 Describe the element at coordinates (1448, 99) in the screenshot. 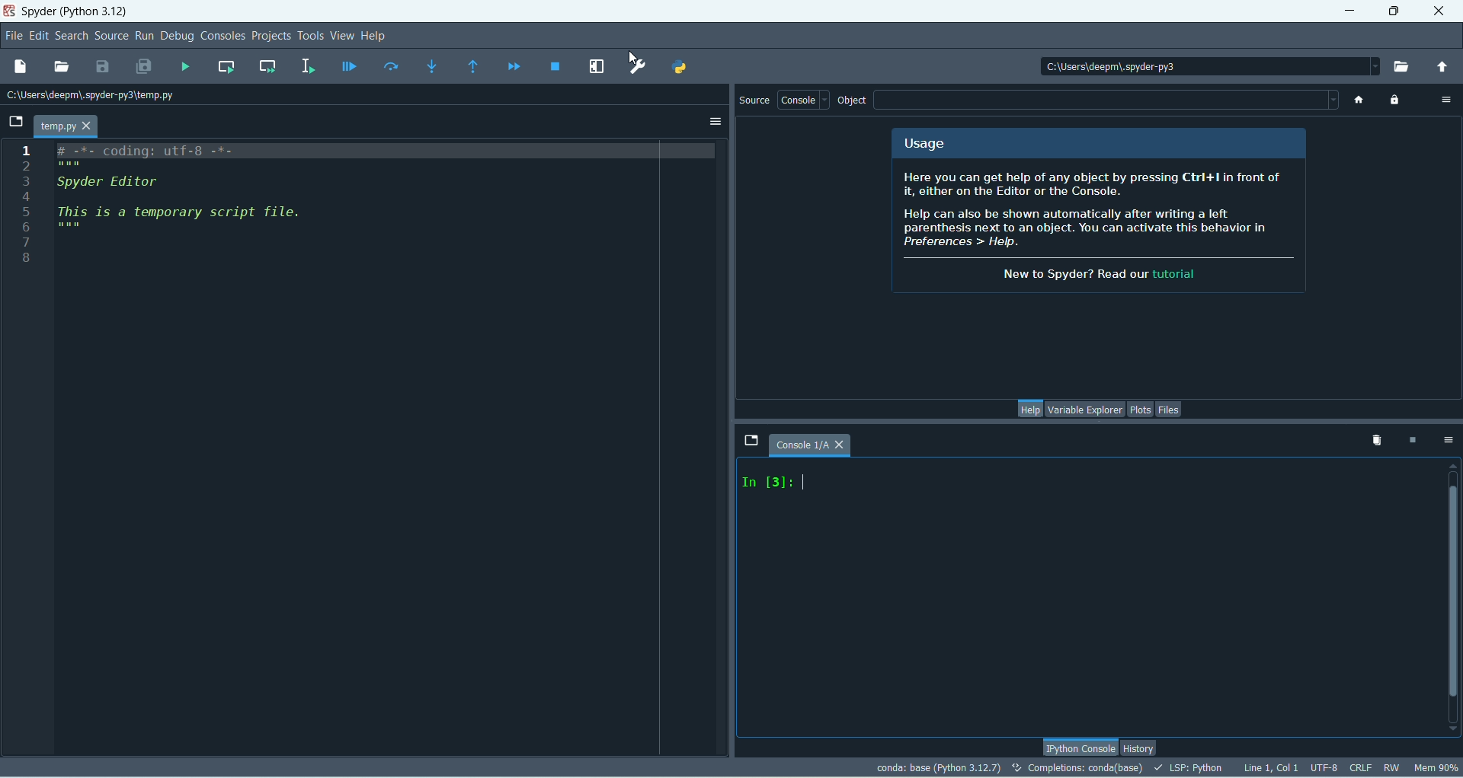

I see `options` at that location.